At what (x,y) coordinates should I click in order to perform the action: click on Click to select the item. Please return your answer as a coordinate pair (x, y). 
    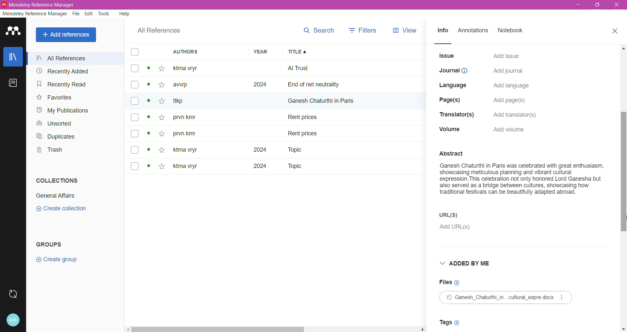
    Looking at the image, I should click on (135, 110).